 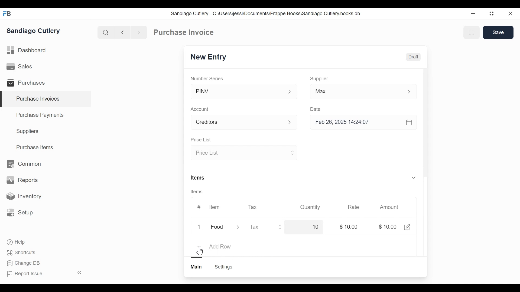 What do you see at coordinates (200, 140) in the screenshot?
I see `Price List` at bounding box center [200, 140].